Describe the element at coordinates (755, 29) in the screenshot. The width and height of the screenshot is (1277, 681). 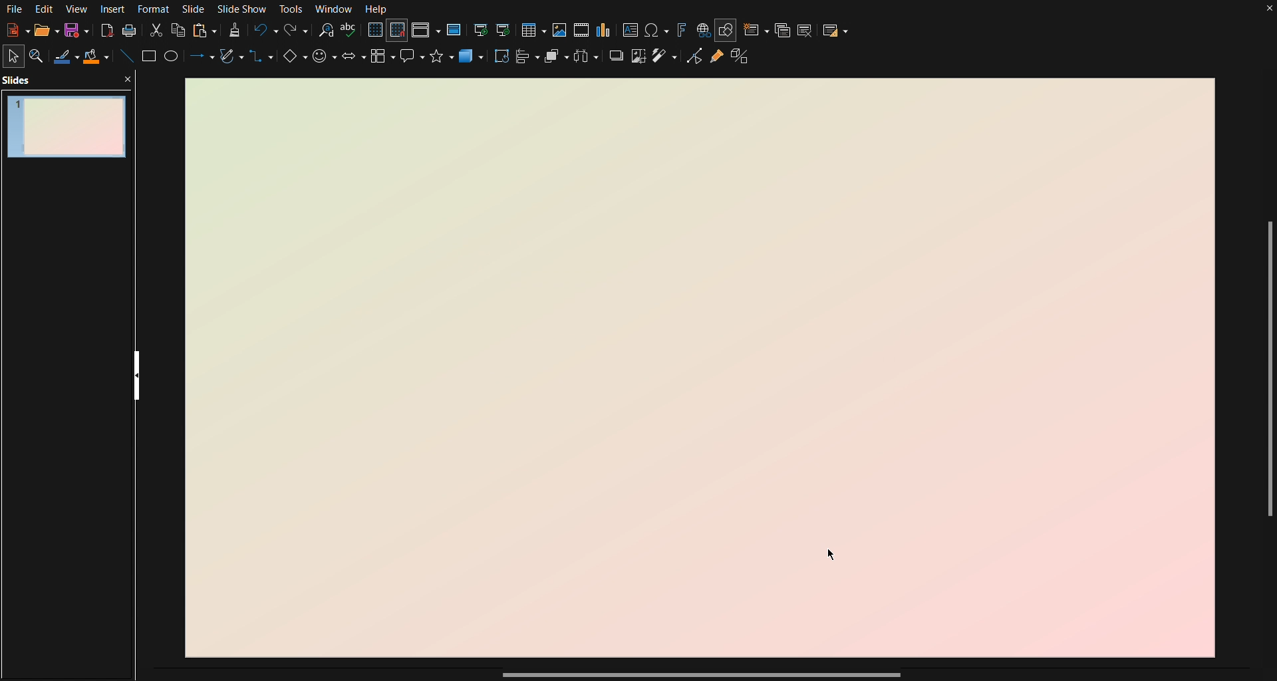
I see `New Slide` at that location.